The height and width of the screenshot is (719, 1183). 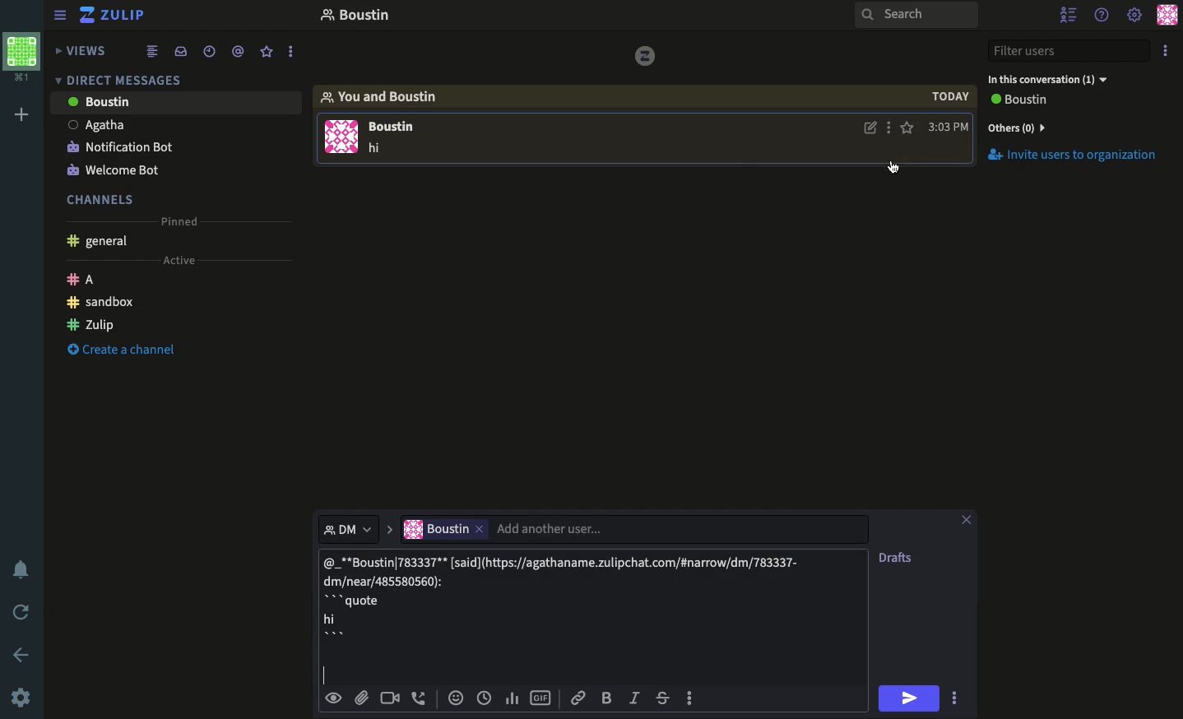 What do you see at coordinates (665, 699) in the screenshot?
I see `Strikethrough ` at bounding box center [665, 699].